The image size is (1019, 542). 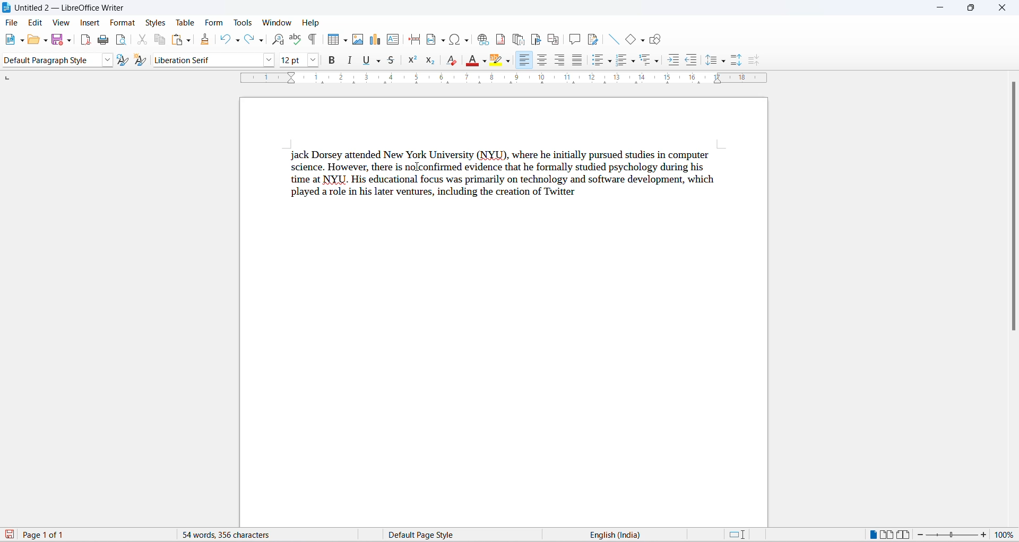 What do you see at coordinates (504, 178) in the screenshot?
I see `jack Dorsey attended New York University (NYU), where he initially pursued studies in computer
science. However, there is nolconfirmed evidence that he formally studied psychology during his
time at NYU. His educational focus was primarily on technology and software development, which
played a role in his later ventures, including the creation of Twitter` at bounding box center [504, 178].